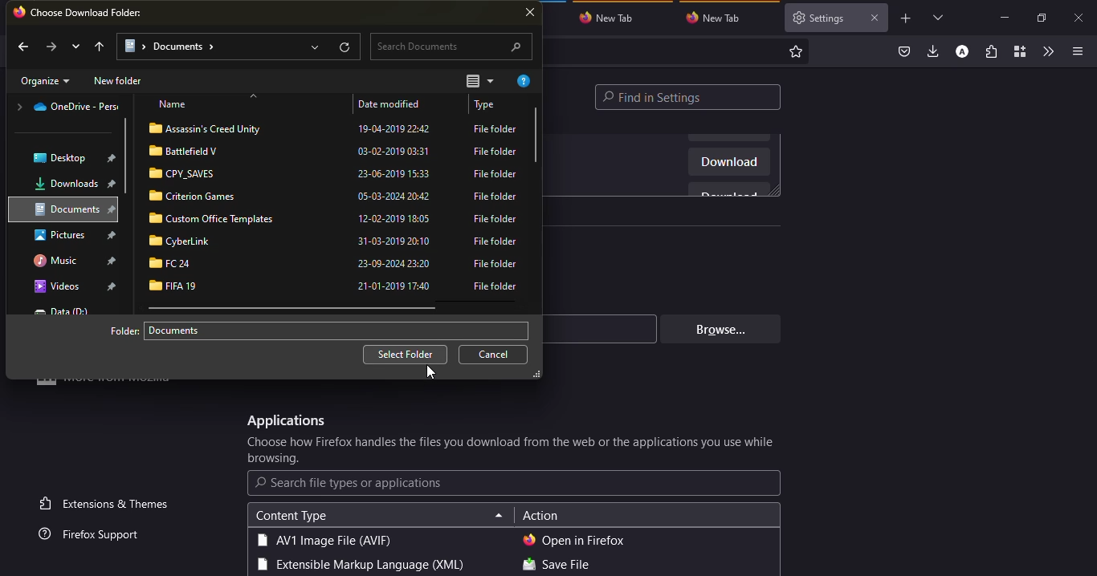 Image resolution: width=1097 pixels, height=576 pixels. What do you see at coordinates (874, 18) in the screenshot?
I see `close` at bounding box center [874, 18].